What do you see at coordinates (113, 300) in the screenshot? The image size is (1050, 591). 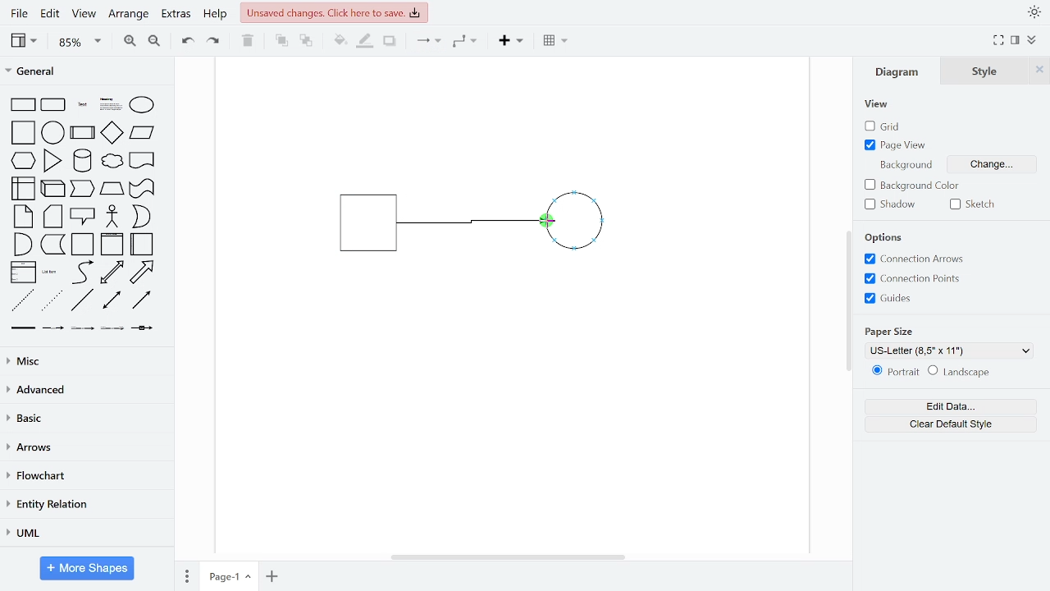 I see `bidirectional connector` at bounding box center [113, 300].